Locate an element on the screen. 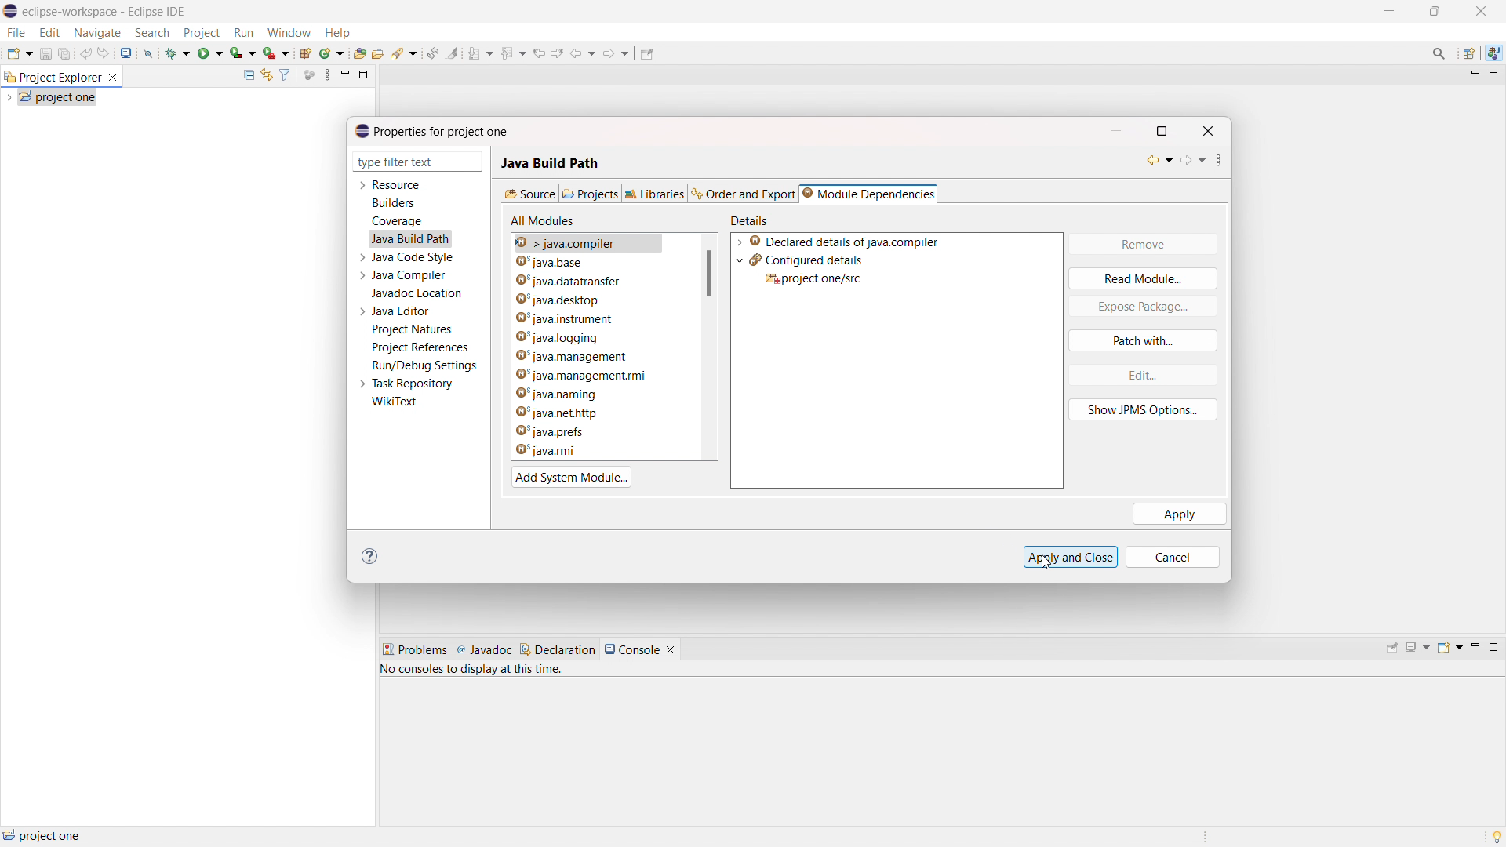  search is located at coordinates (405, 53).